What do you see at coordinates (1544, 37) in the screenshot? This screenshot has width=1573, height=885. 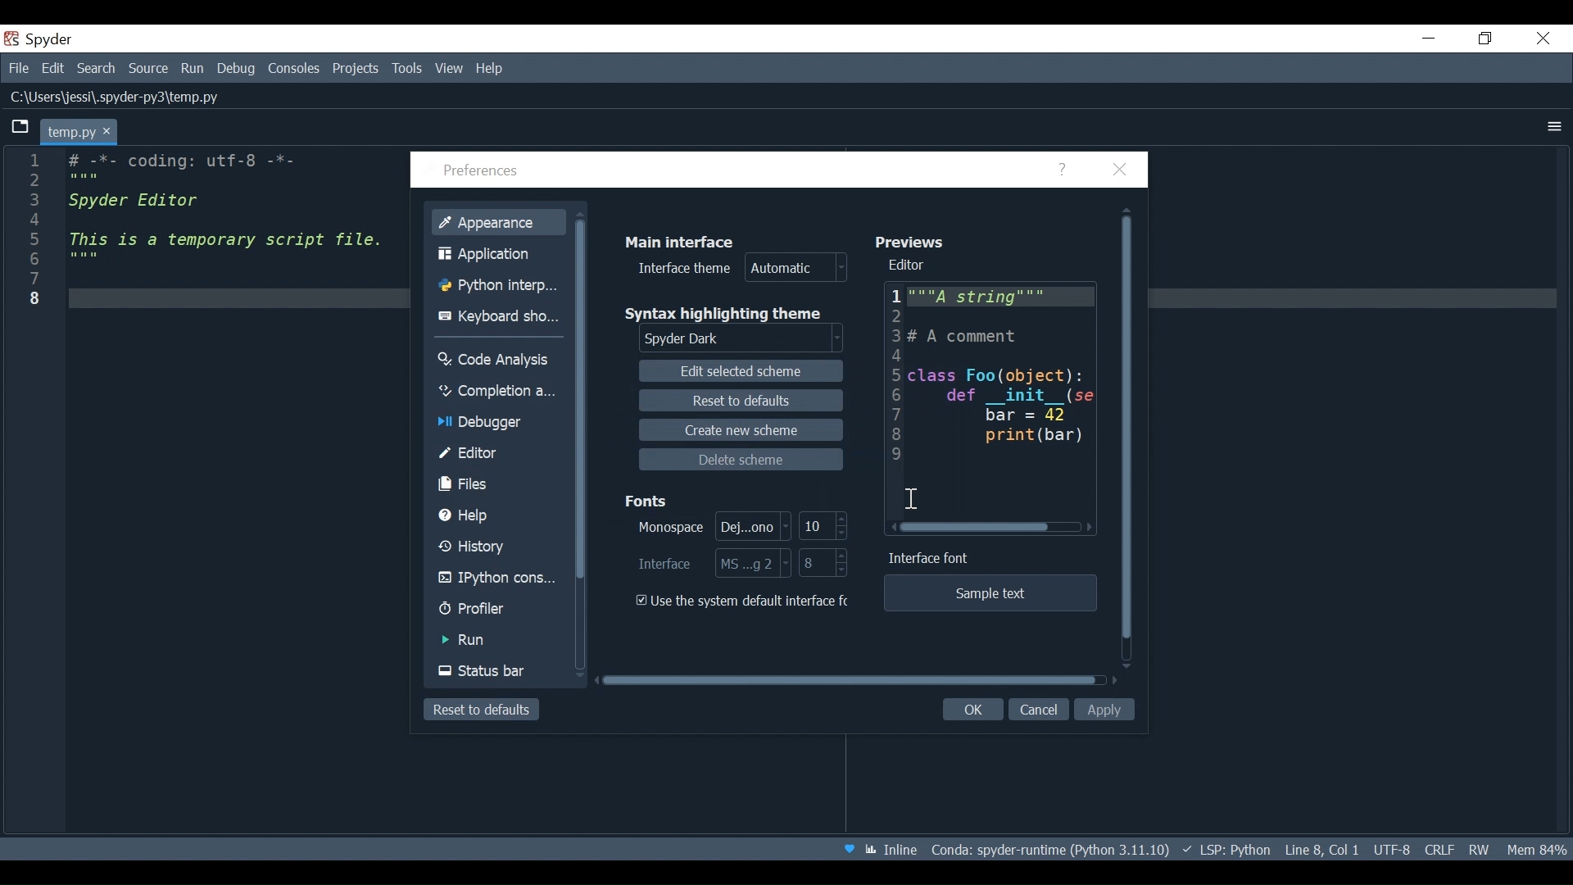 I see `Close` at bounding box center [1544, 37].